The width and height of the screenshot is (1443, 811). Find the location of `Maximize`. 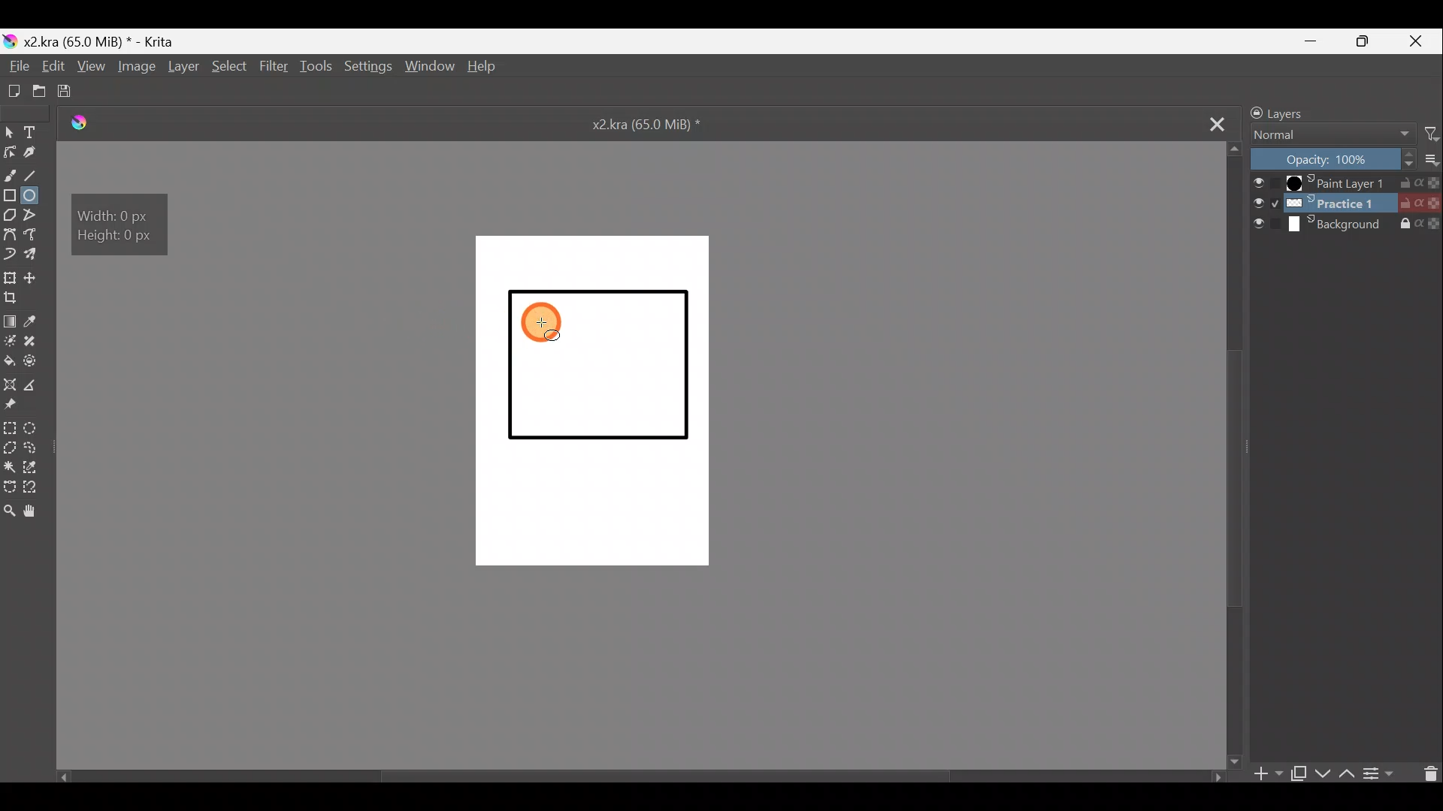

Maximize is located at coordinates (1373, 44).